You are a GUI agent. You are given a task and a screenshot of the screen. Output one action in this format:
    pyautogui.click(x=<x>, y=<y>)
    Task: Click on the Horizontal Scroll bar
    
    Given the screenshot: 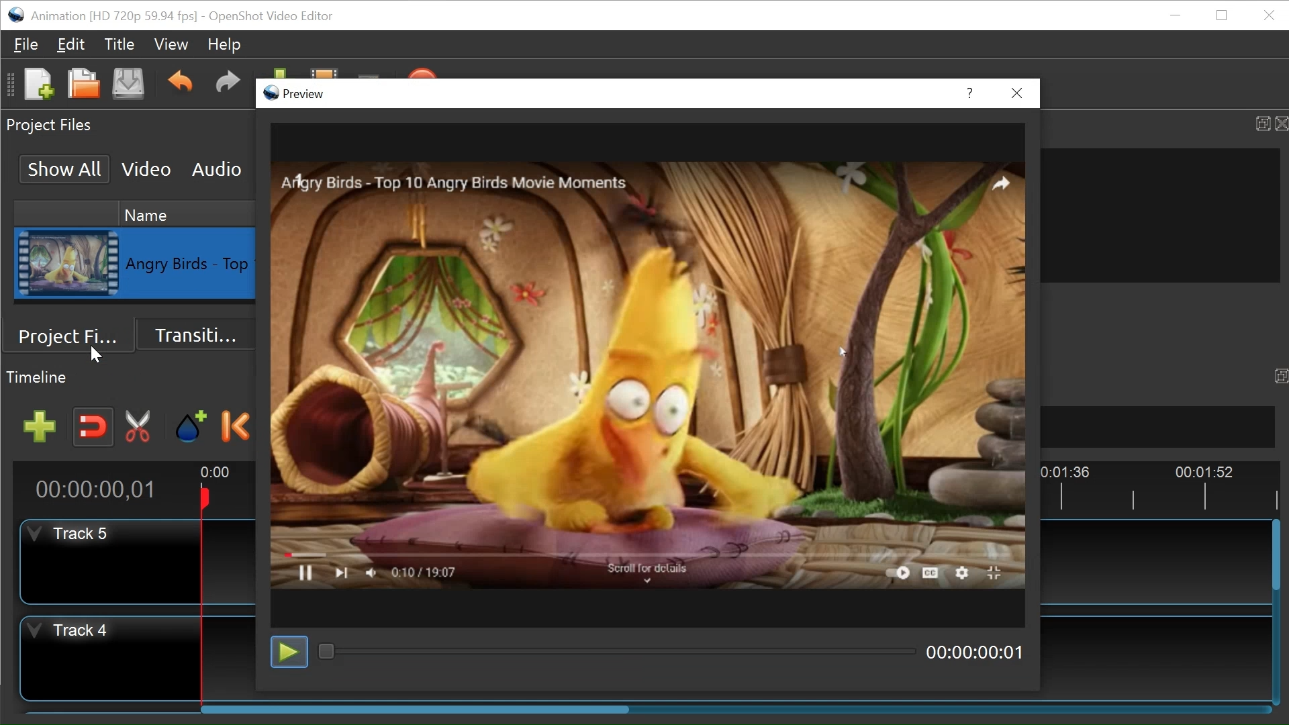 What is the action you would take?
    pyautogui.click(x=421, y=708)
    